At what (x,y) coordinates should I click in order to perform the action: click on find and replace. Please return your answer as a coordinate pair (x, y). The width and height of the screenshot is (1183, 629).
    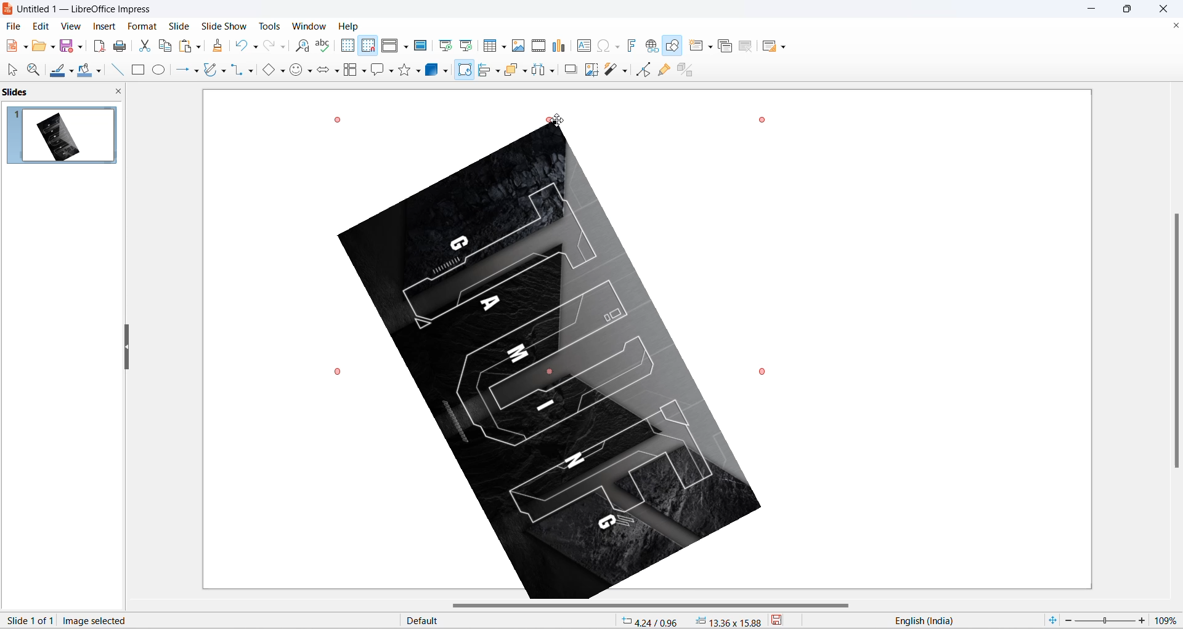
    Looking at the image, I should click on (304, 46).